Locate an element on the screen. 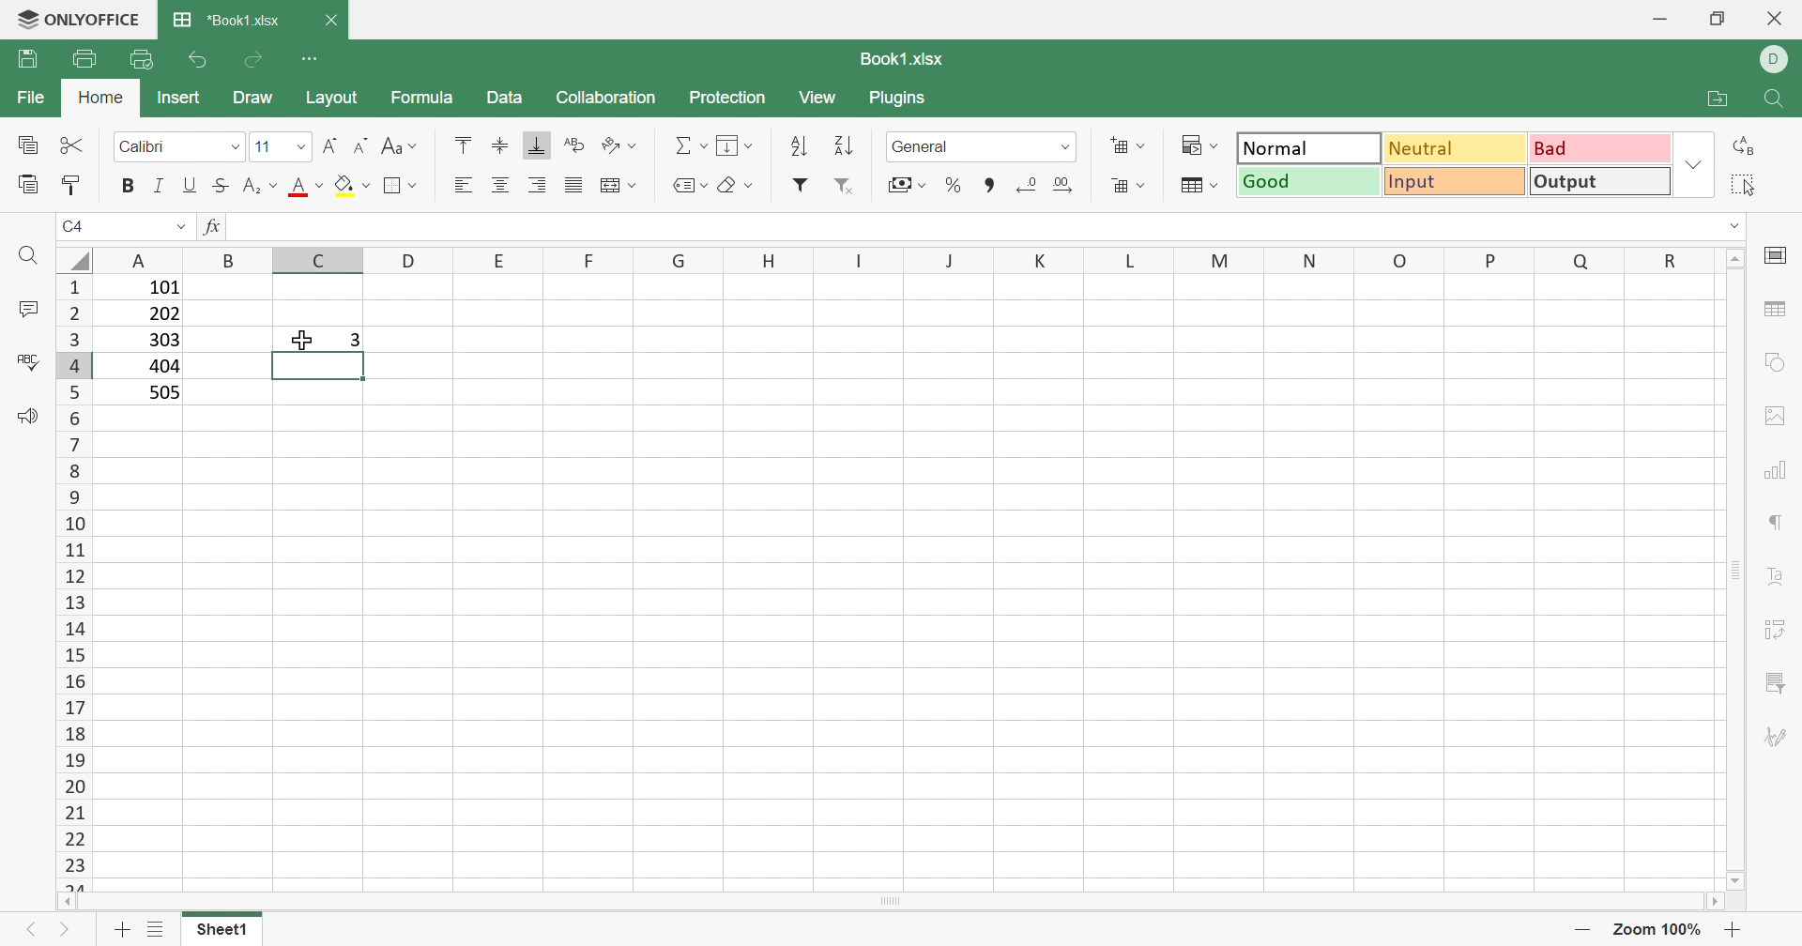  Percent is located at coordinates (956, 188).